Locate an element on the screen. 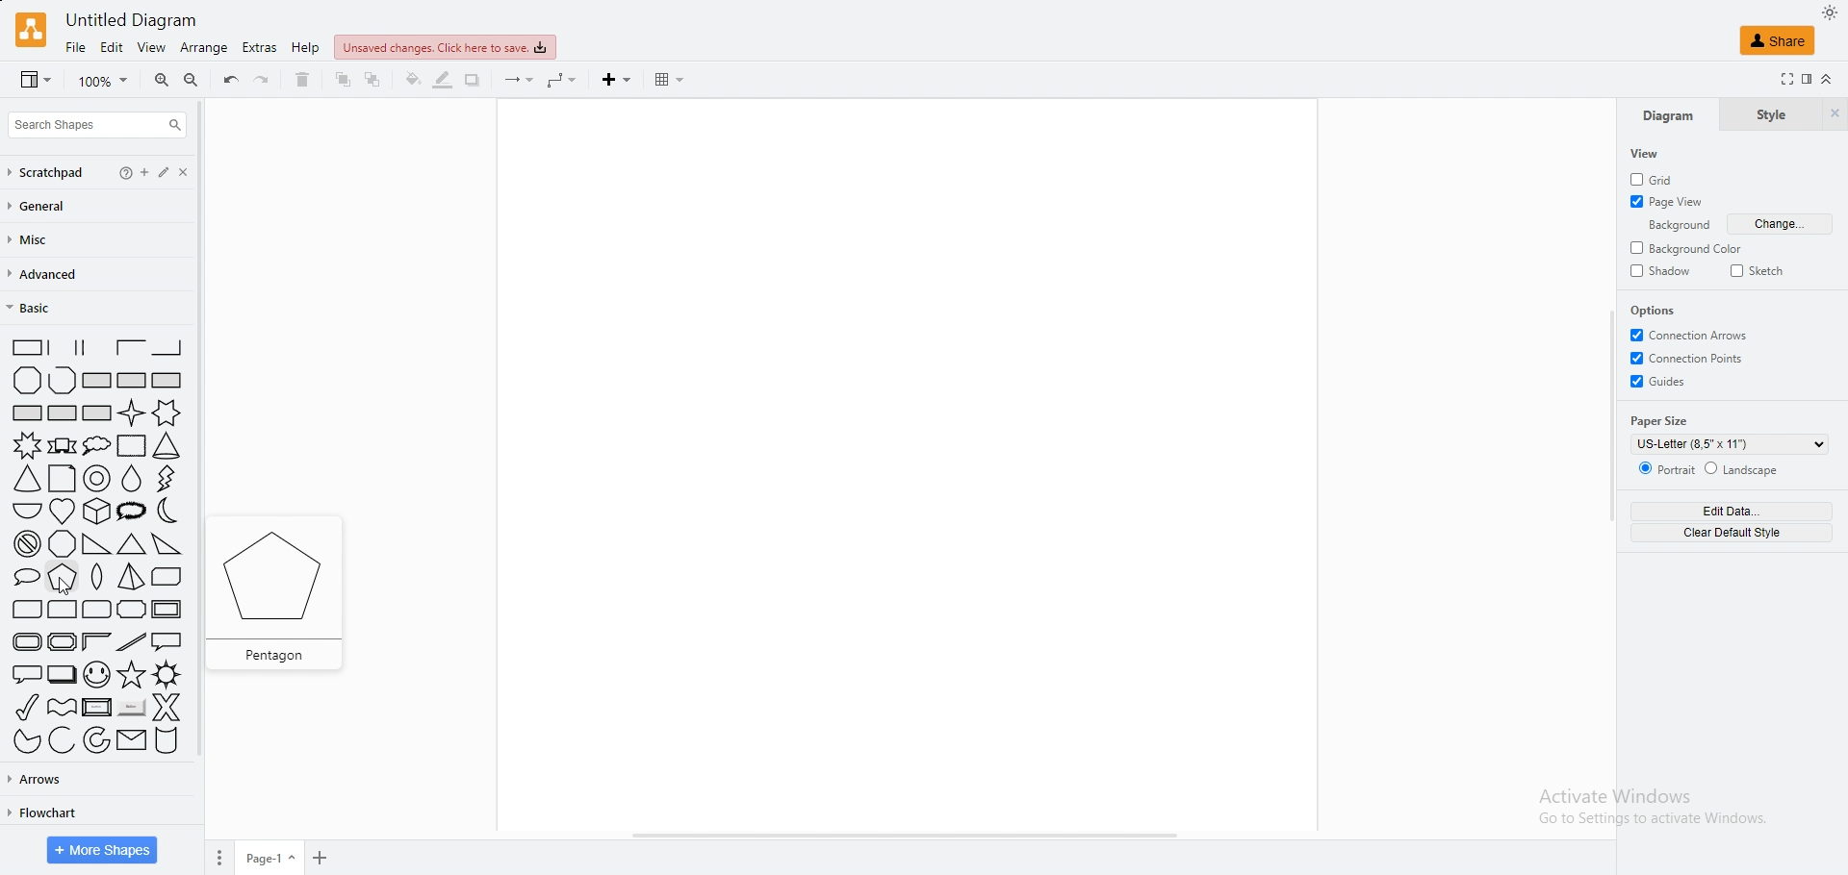 The image size is (1848, 875). line color is located at coordinates (442, 80).